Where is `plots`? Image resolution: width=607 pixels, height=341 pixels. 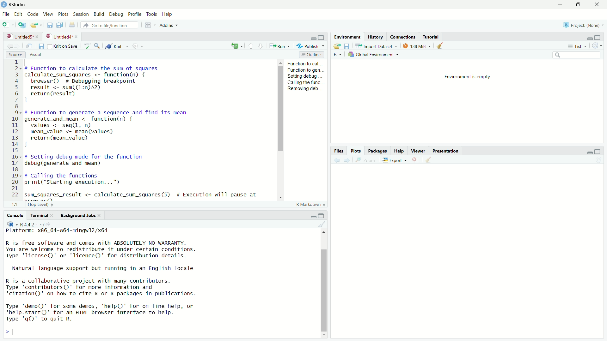 plots is located at coordinates (64, 14).